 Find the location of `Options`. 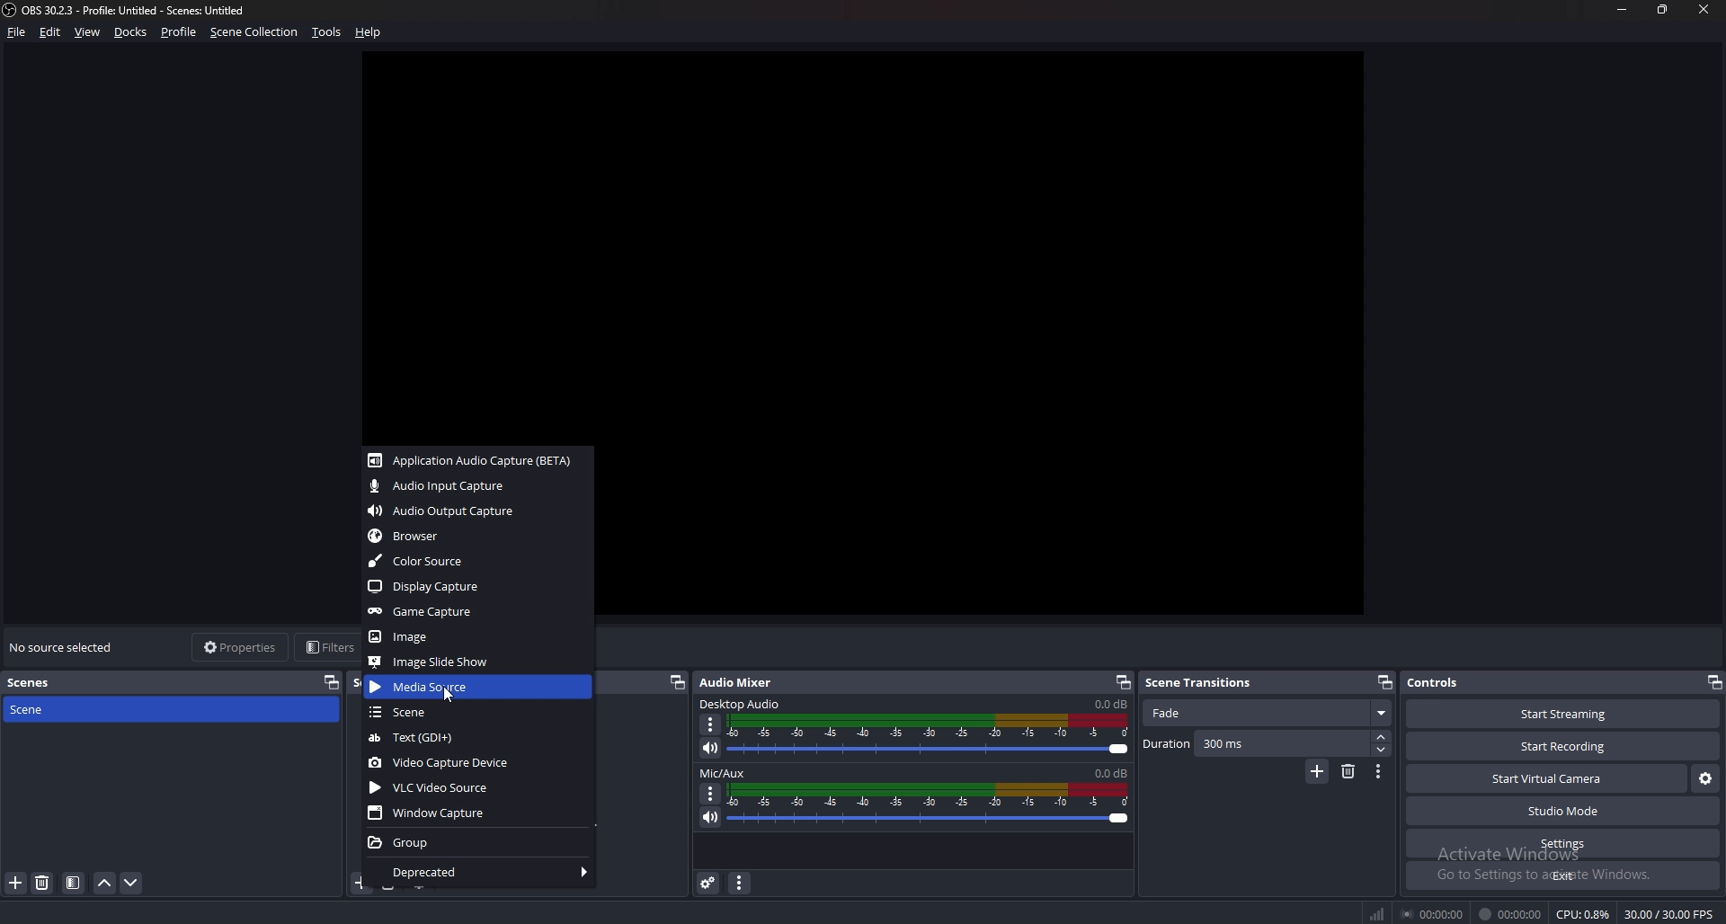

Options is located at coordinates (711, 793).